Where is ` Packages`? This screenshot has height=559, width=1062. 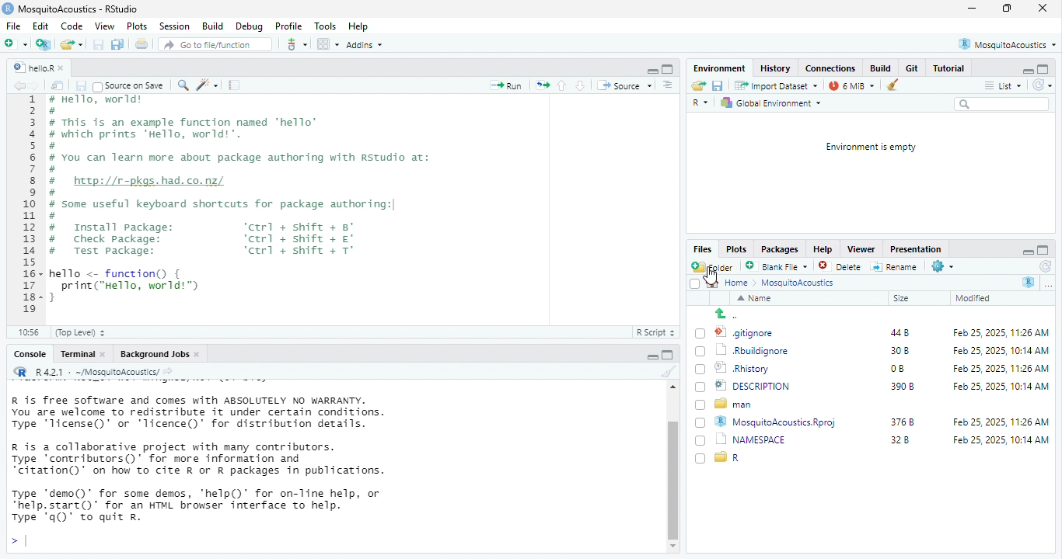
 Packages is located at coordinates (781, 248).